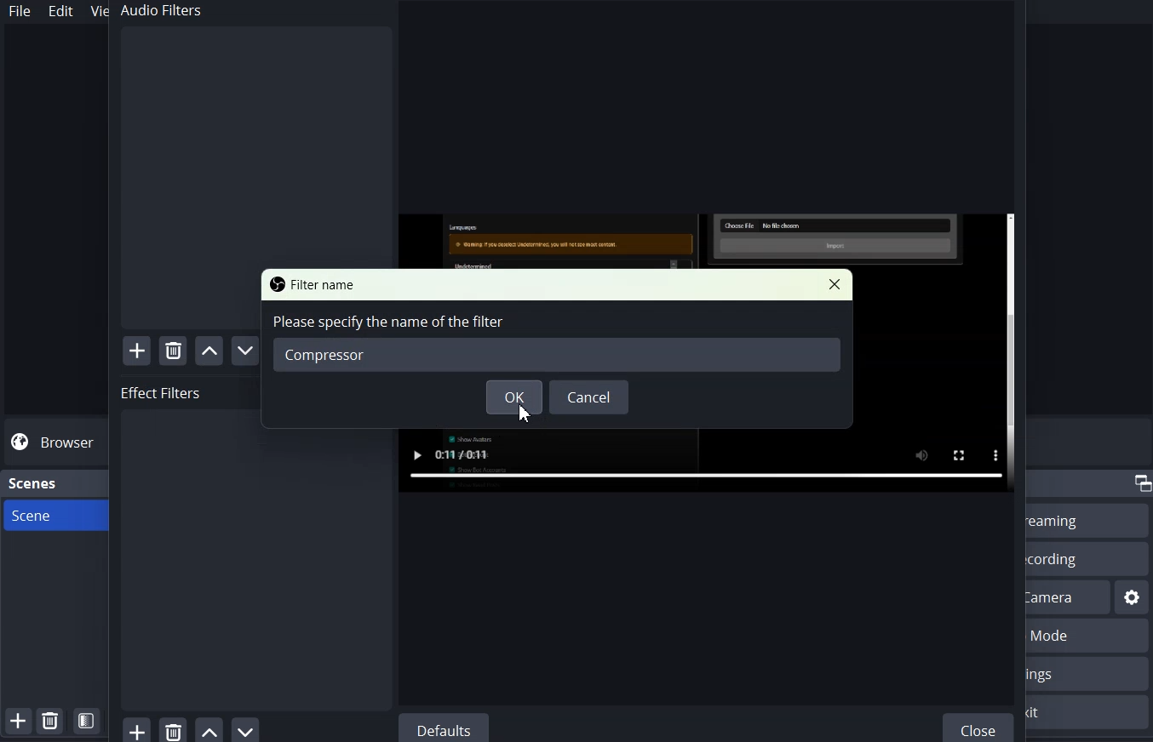  Describe the element at coordinates (209, 351) in the screenshot. I see `Move Filter Up` at that location.